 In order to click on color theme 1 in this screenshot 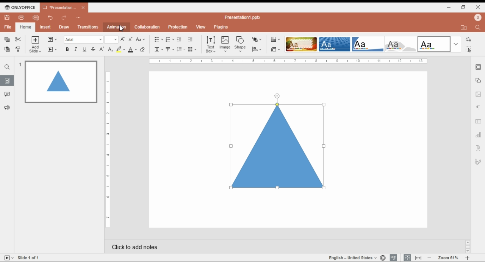, I will do `click(301, 44)`.